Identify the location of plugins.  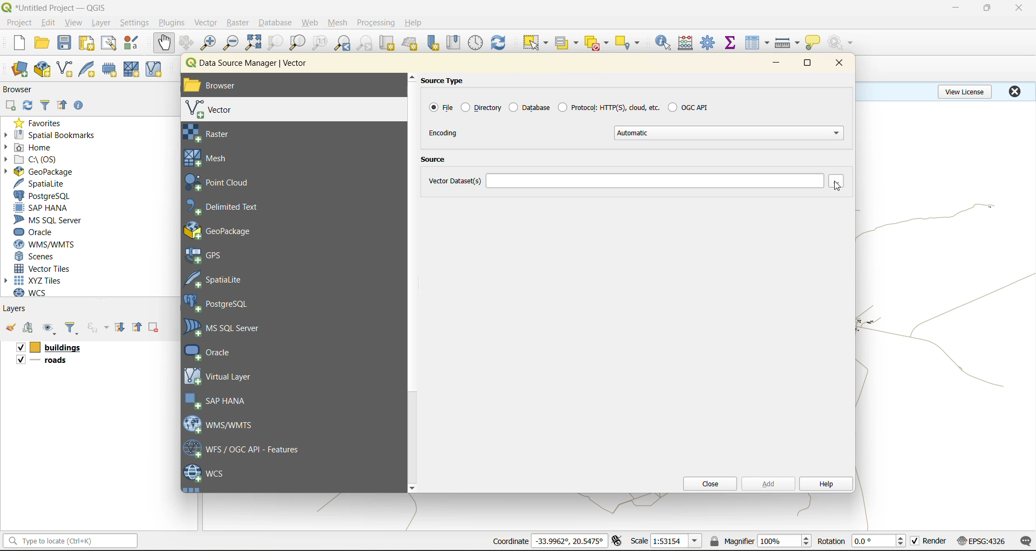
(174, 22).